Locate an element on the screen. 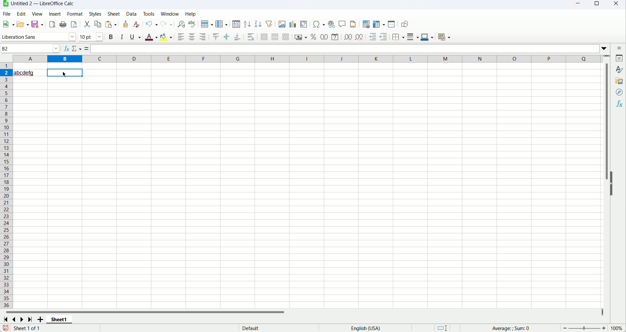 Image resolution: width=626 pixels, height=332 pixels. save is located at coordinates (6, 328).